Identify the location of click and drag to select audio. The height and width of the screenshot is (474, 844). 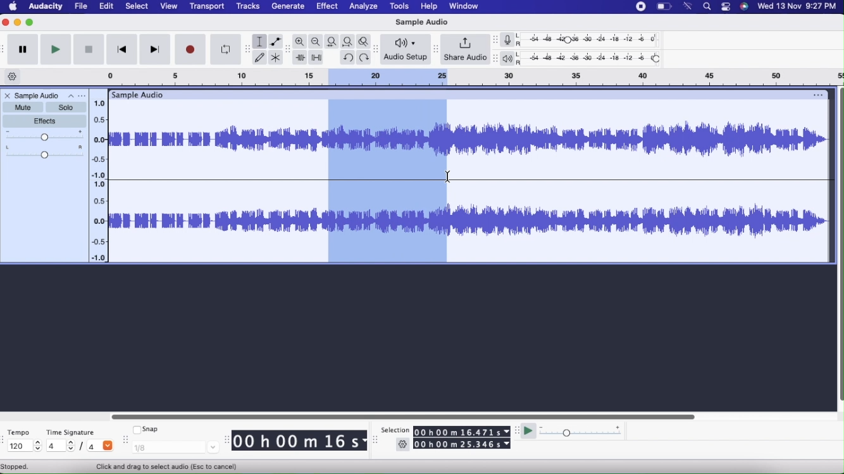
(166, 466).